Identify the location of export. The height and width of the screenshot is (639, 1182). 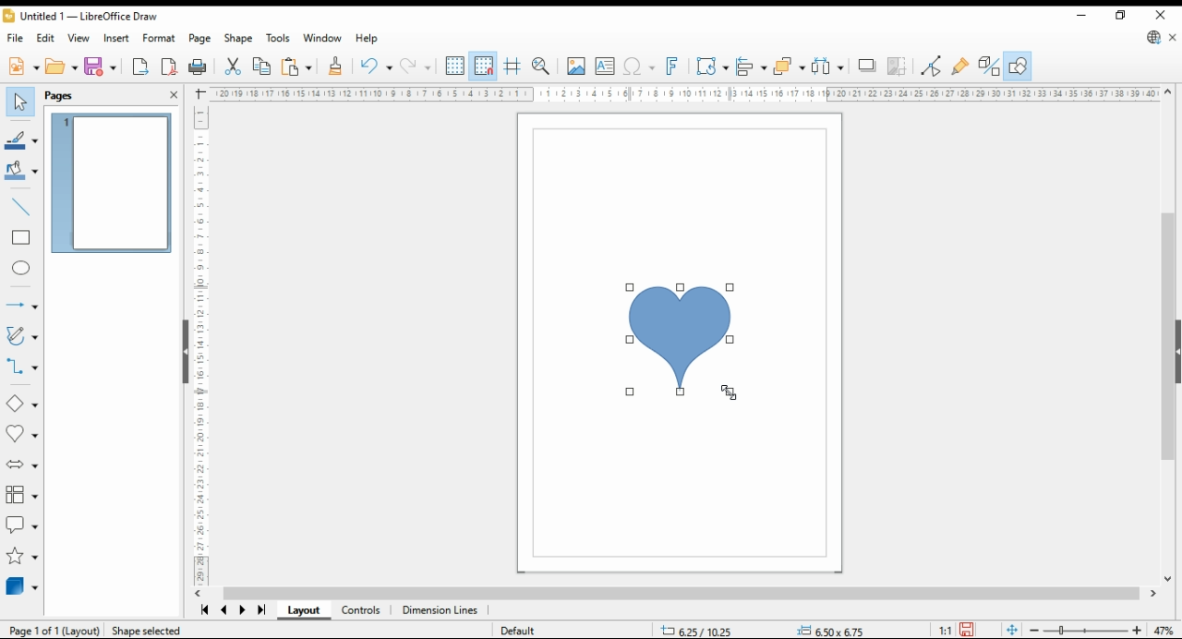
(141, 66).